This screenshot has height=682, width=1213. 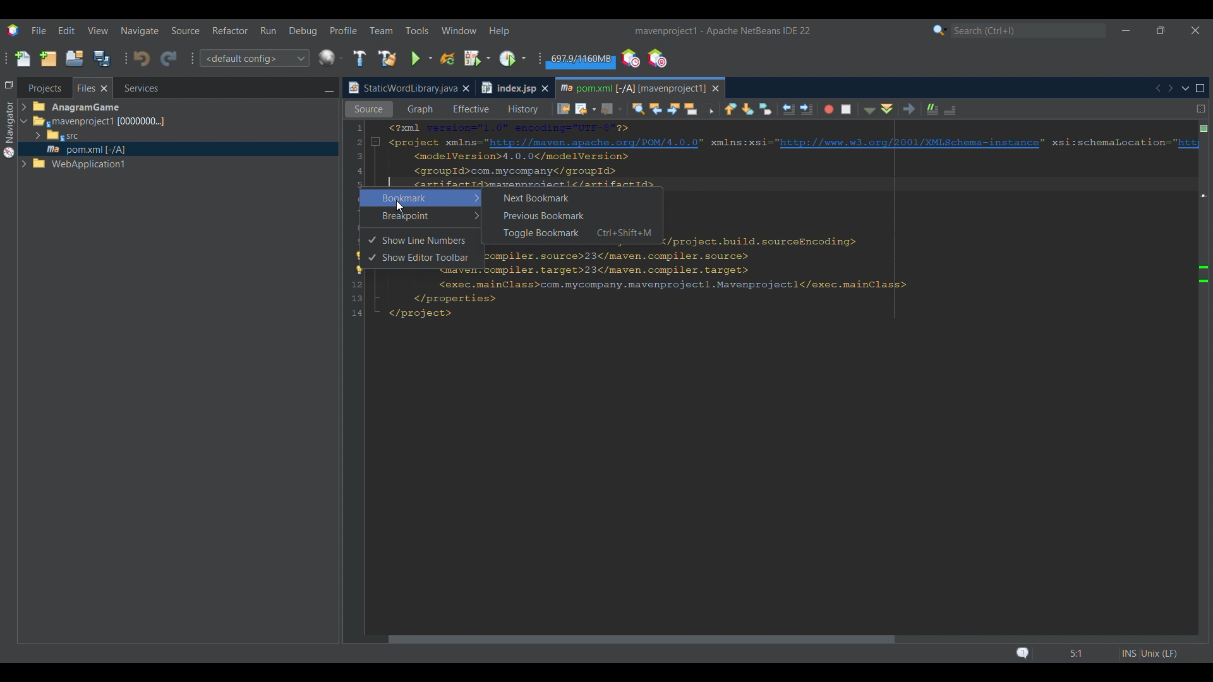 I want to click on Undo, so click(x=142, y=59).